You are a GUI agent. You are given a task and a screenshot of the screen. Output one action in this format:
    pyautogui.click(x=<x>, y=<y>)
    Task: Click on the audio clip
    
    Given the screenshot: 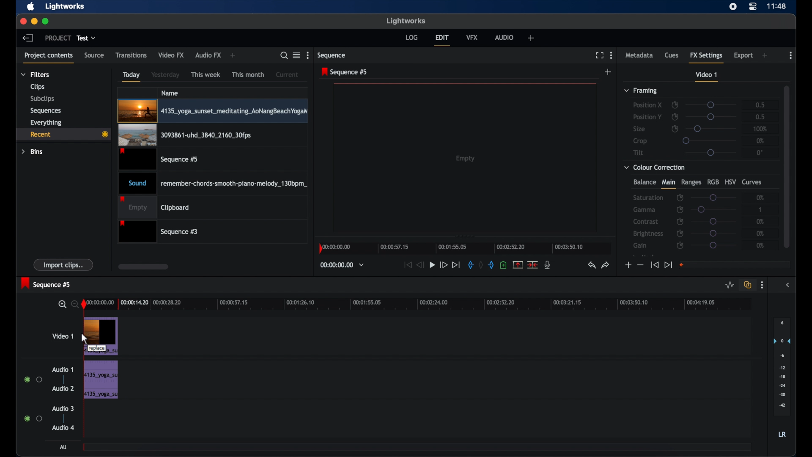 What is the action you would take?
    pyautogui.click(x=213, y=182)
    